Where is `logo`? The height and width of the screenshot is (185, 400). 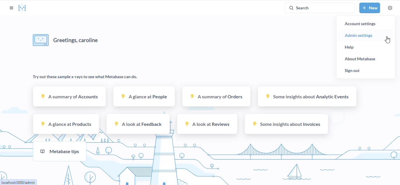
logo is located at coordinates (22, 7).